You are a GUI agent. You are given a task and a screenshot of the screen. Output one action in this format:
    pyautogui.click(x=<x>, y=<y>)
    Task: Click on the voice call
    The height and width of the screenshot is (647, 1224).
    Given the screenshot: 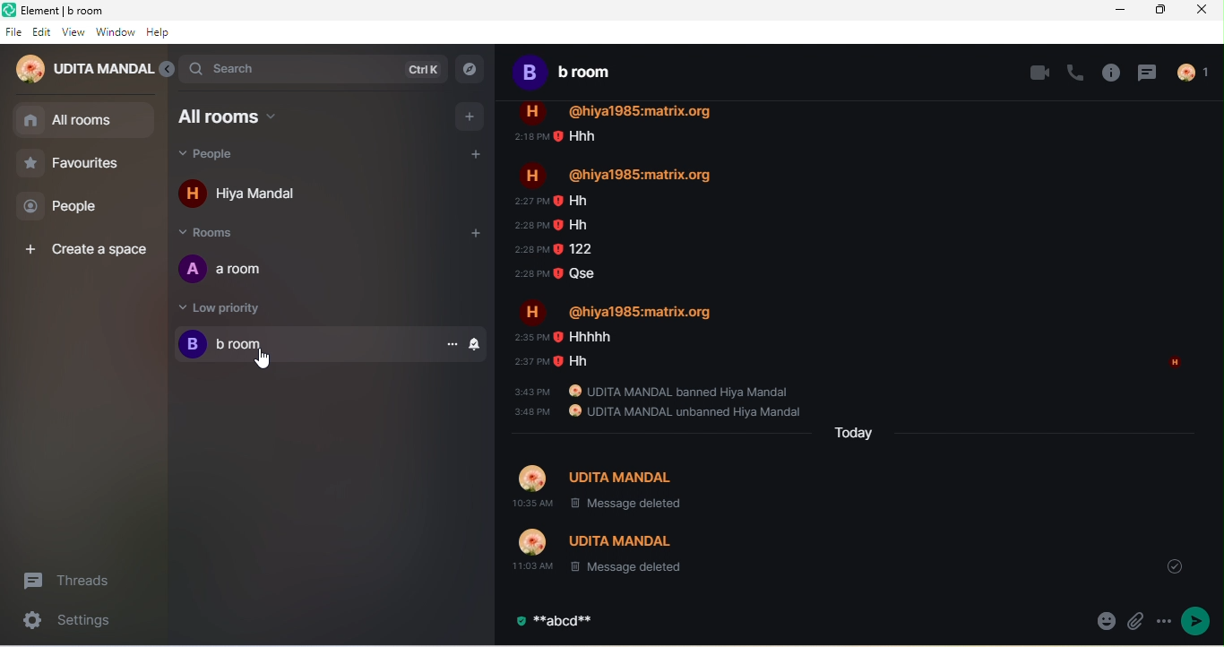 What is the action you would take?
    pyautogui.click(x=1076, y=72)
    